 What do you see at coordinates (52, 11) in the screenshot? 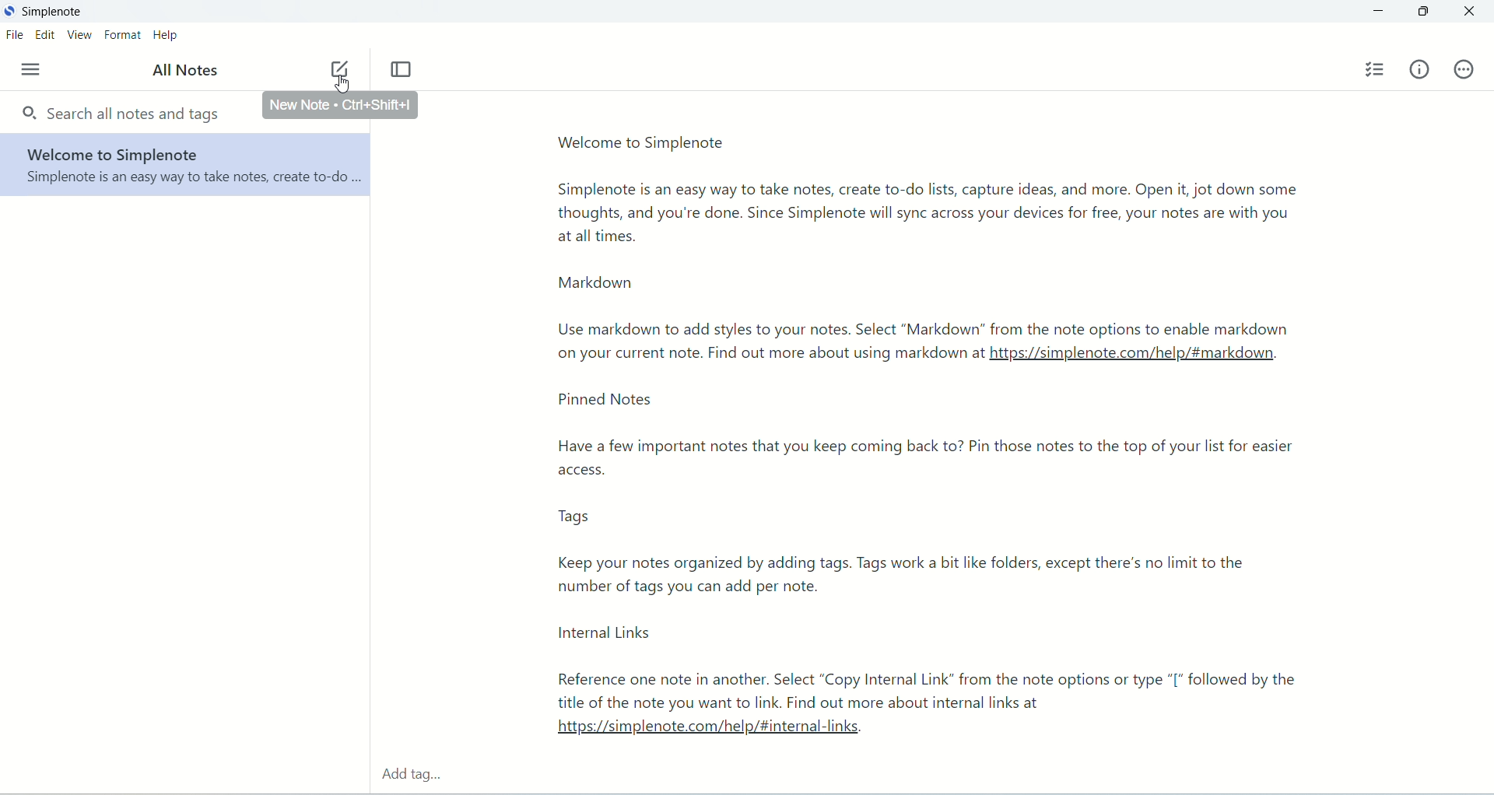
I see `Simplenote` at bounding box center [52, 11].